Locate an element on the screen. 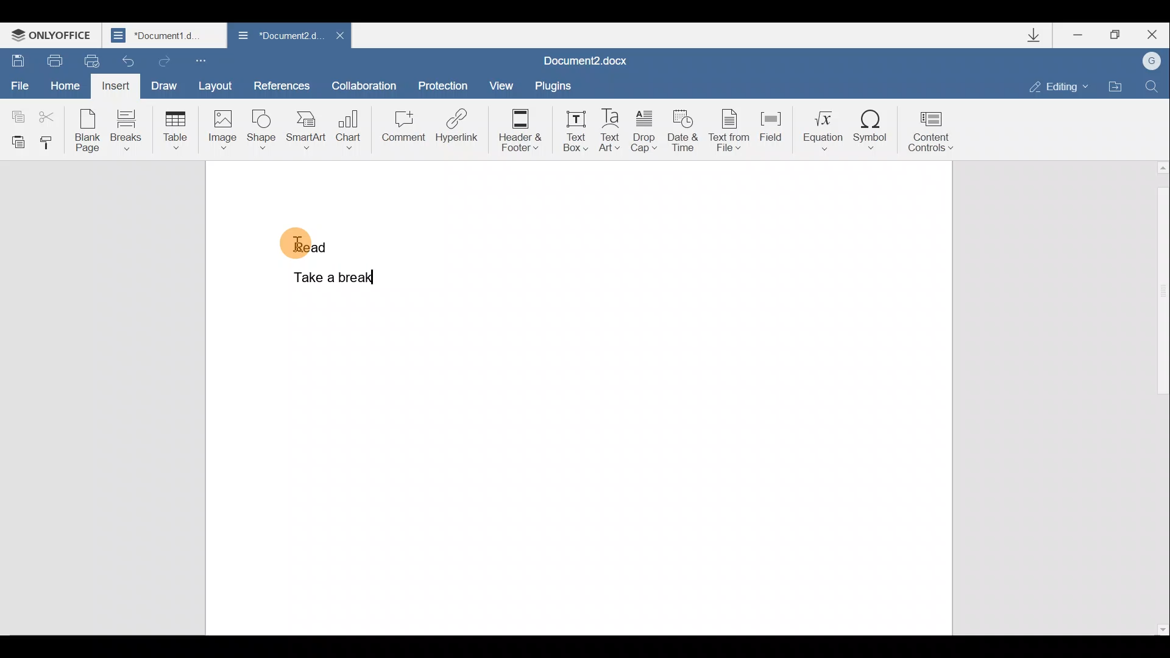 Image resolution: width=1170 pixels, height=658 pixels. Customize quick access toolbar is located at coordinates (200, 61).